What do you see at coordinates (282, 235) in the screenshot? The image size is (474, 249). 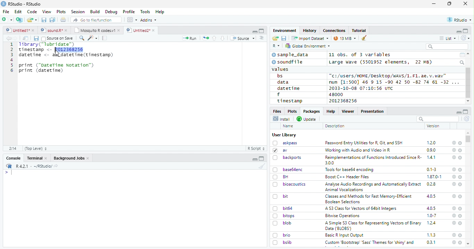 I see `brio` at bounding box center [282, 235].